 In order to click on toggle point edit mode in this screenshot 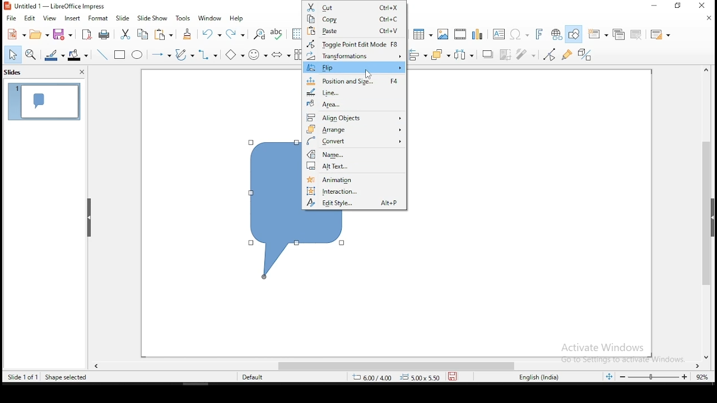, I will do `click(551, 55)`.